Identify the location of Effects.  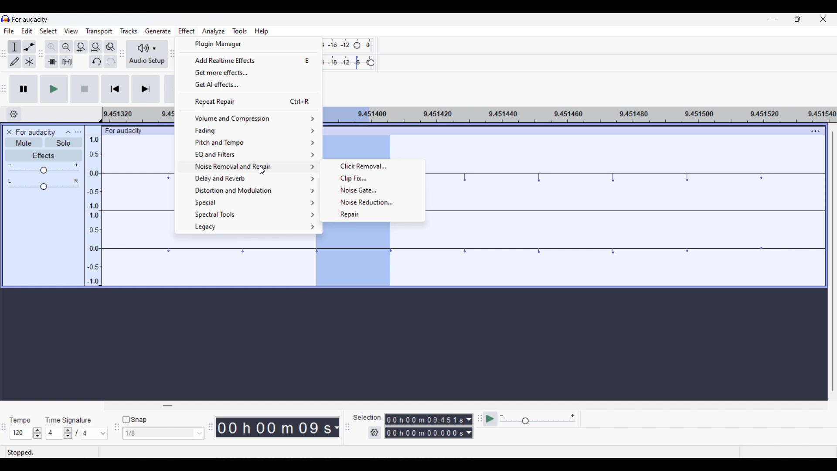
(44, 155).